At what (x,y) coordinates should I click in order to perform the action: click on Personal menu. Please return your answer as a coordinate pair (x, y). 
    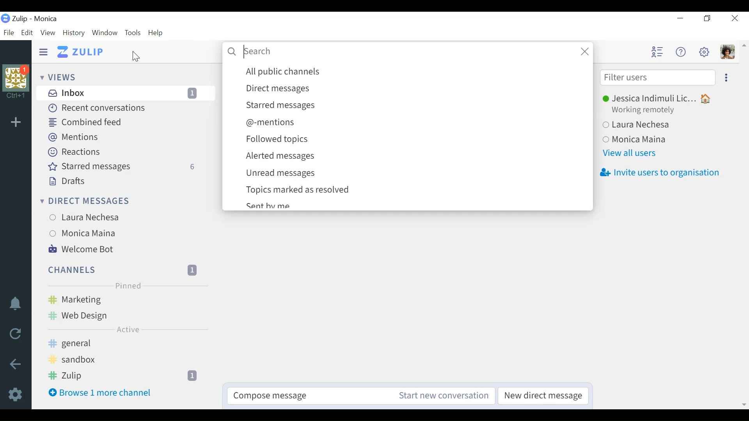
    Looking at the image, I should click on (727, 52).